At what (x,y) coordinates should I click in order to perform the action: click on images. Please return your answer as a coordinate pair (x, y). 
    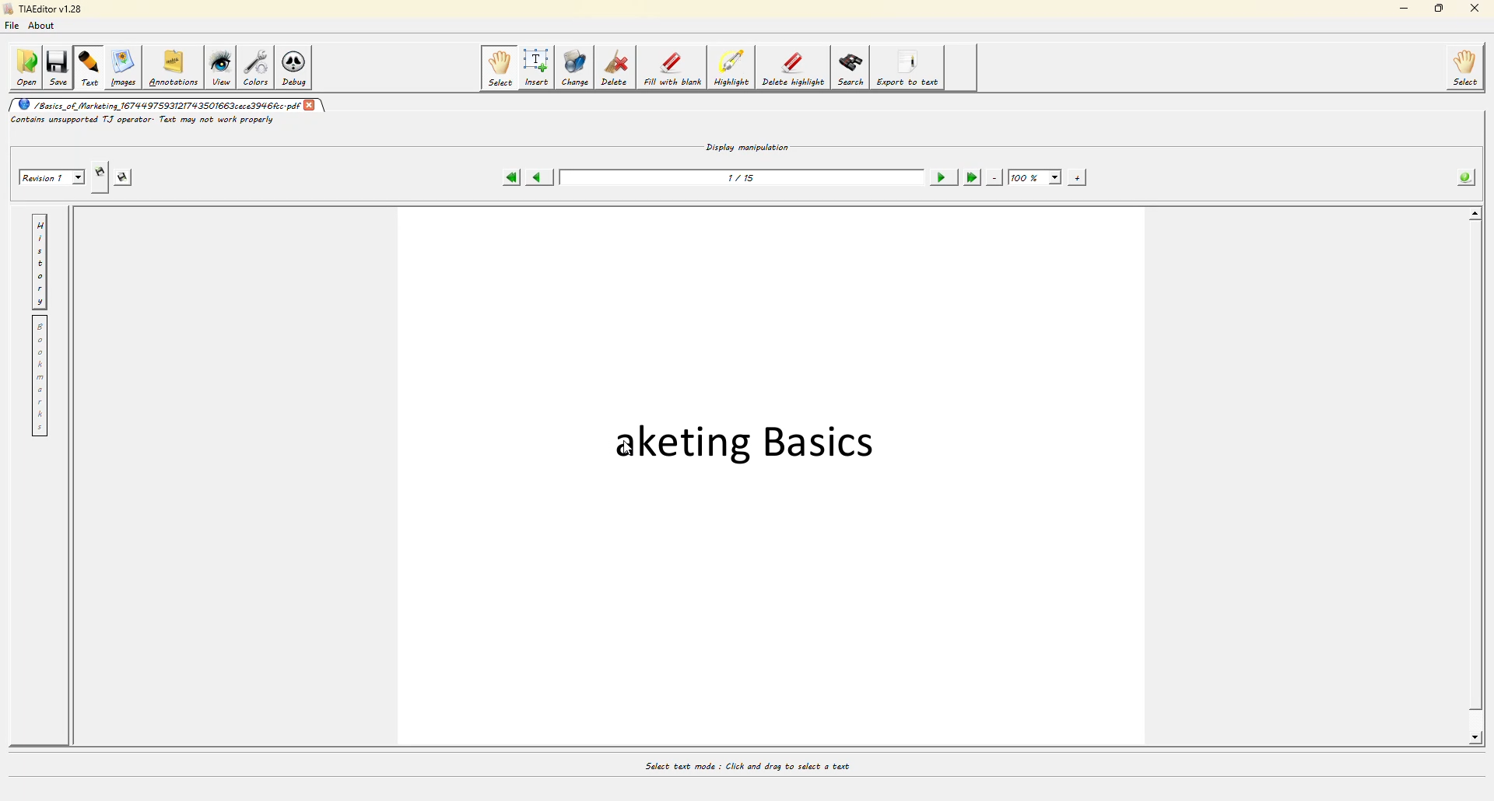
    Looking at the image, I should click on (127, 70).